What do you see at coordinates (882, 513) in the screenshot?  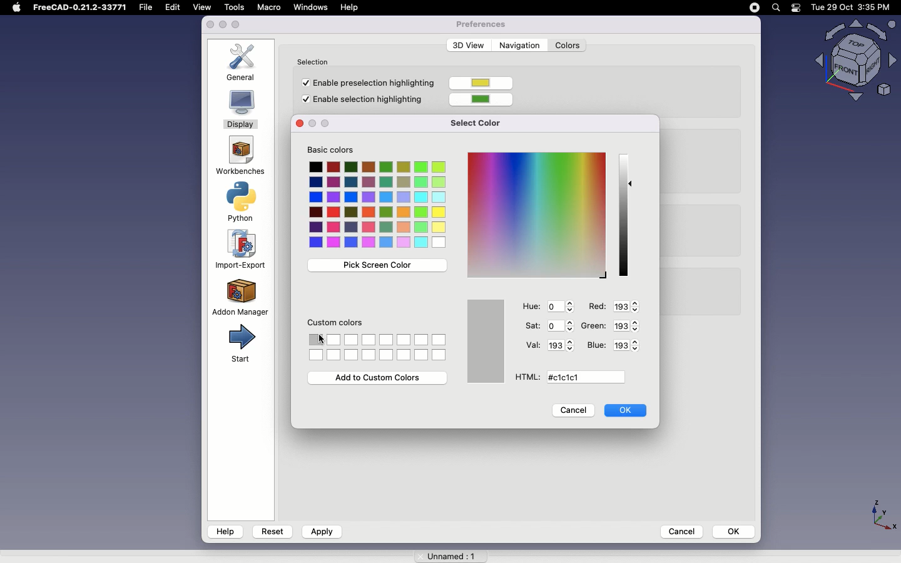 I see `axis - X,Y,Z` at bounding box center [882, 513].